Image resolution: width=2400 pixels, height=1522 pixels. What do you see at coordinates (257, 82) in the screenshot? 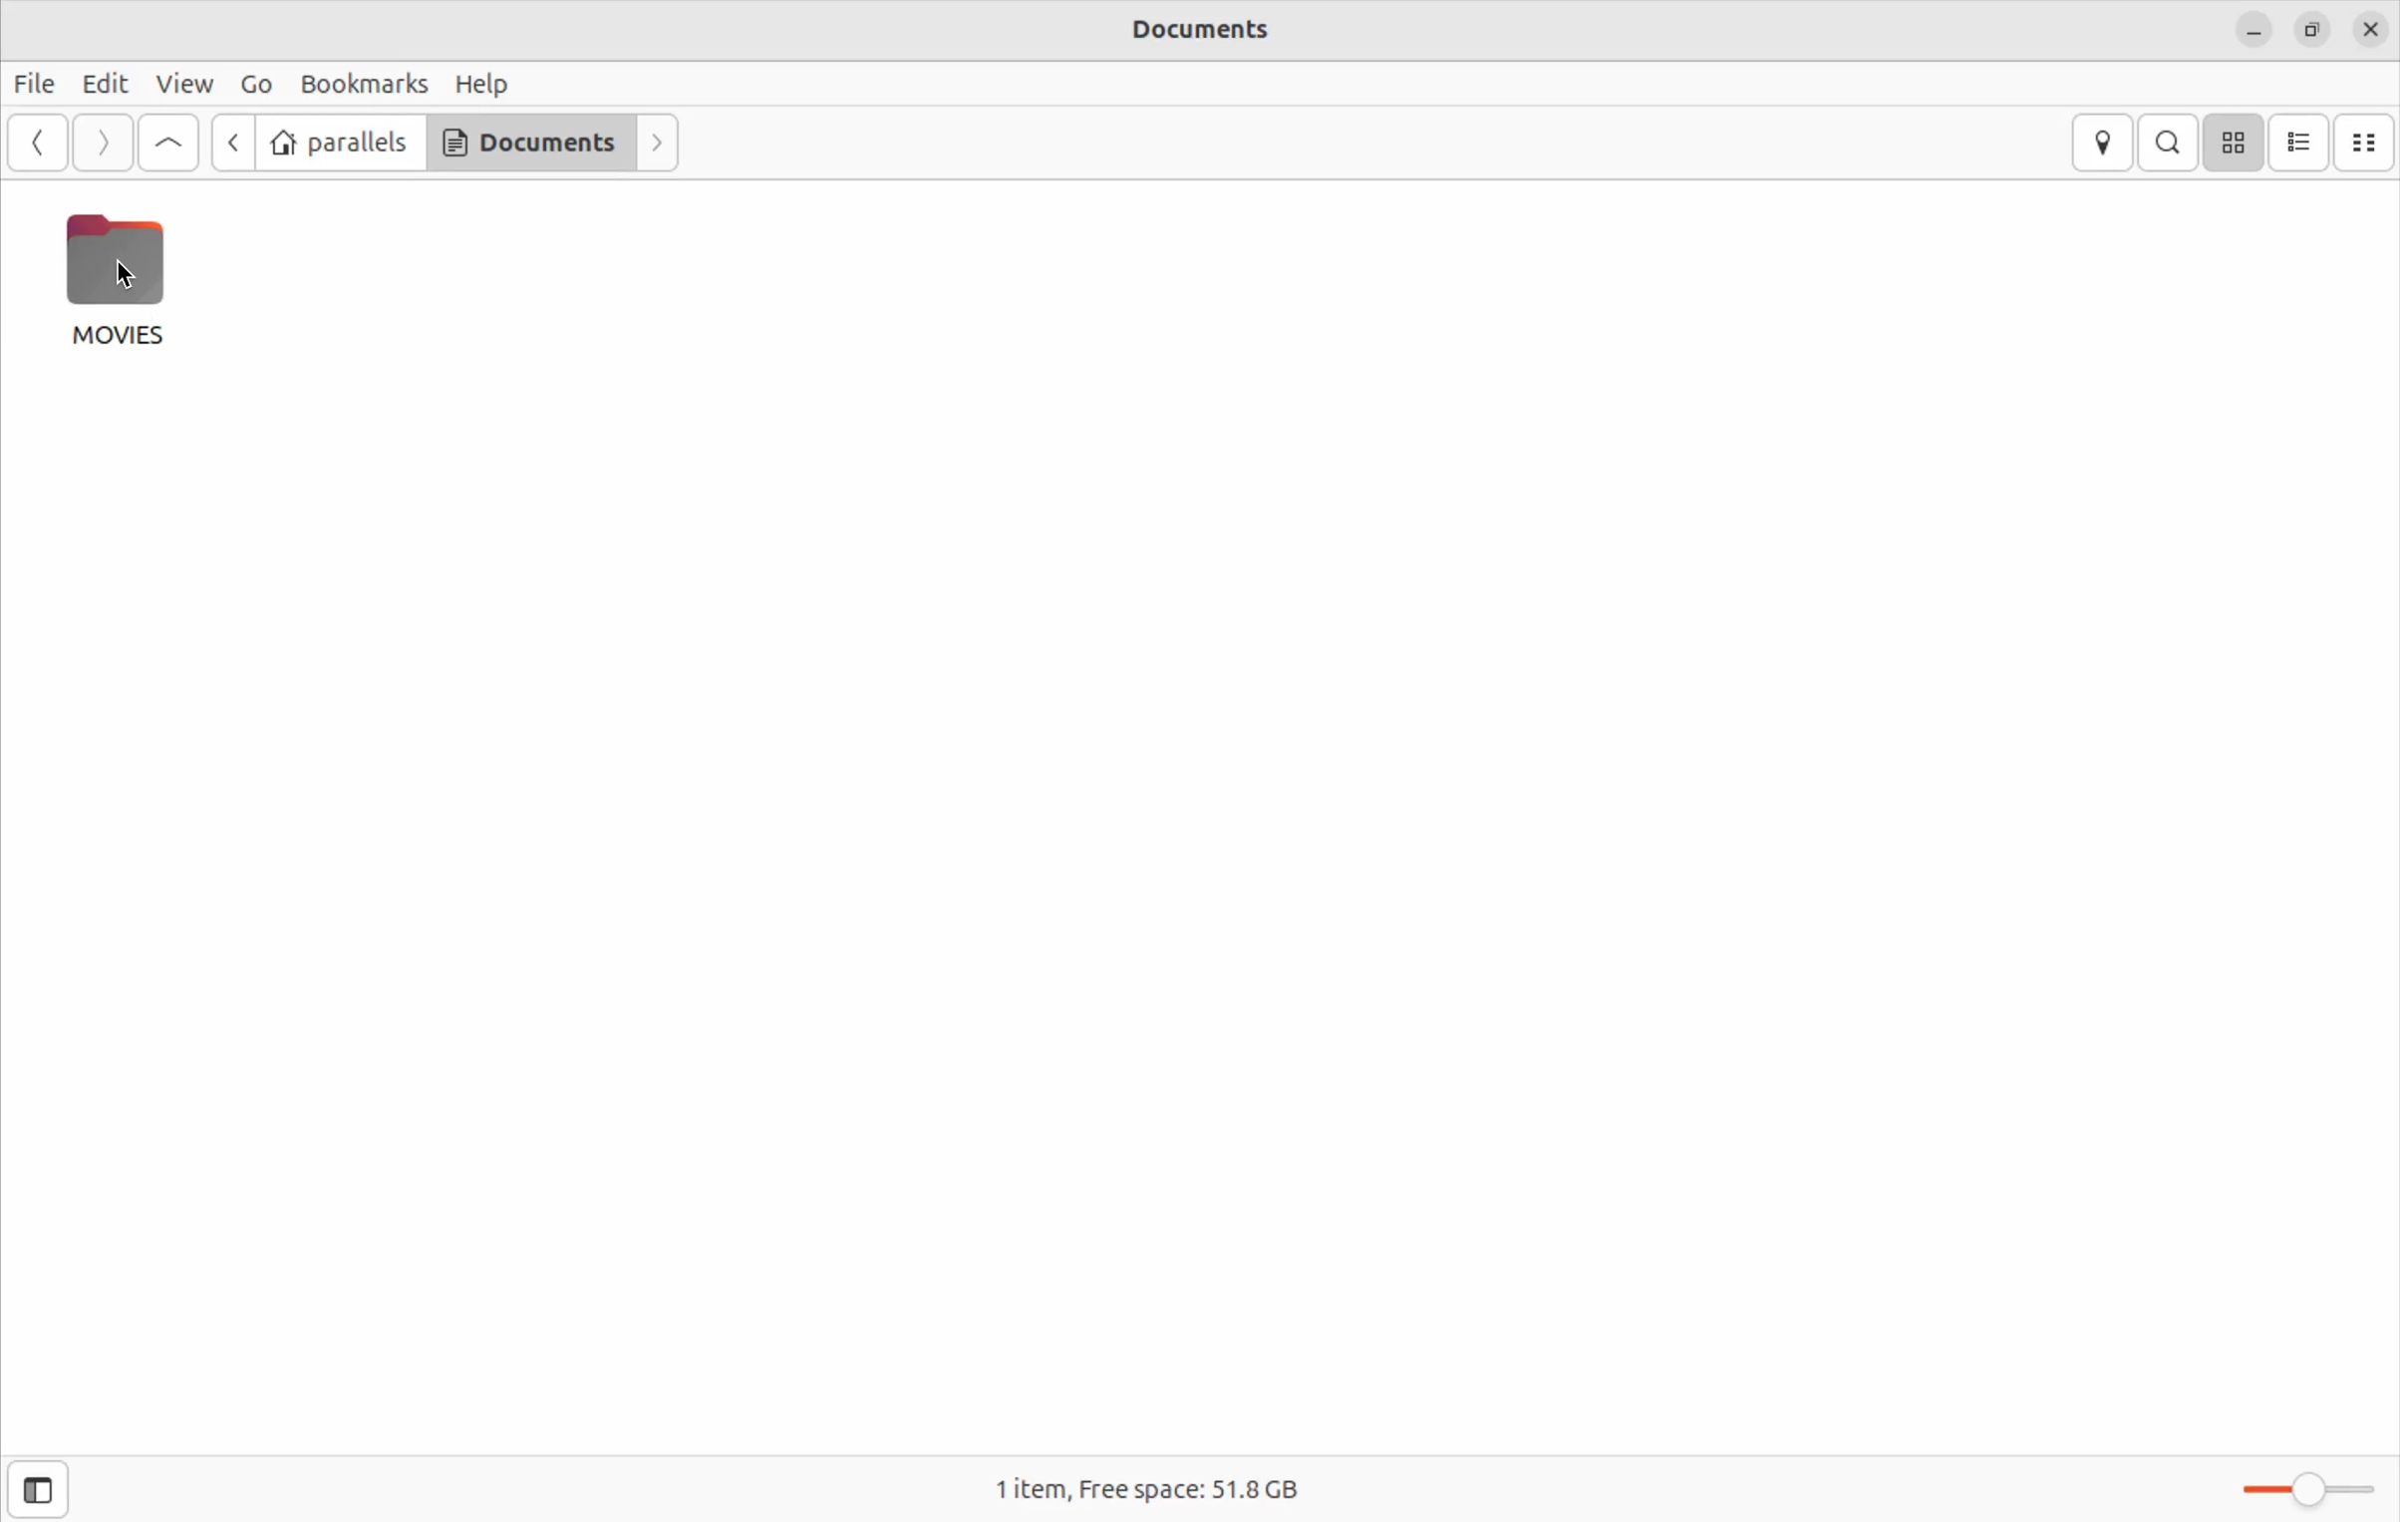
I see `GO` at bounding box center [257, 82].